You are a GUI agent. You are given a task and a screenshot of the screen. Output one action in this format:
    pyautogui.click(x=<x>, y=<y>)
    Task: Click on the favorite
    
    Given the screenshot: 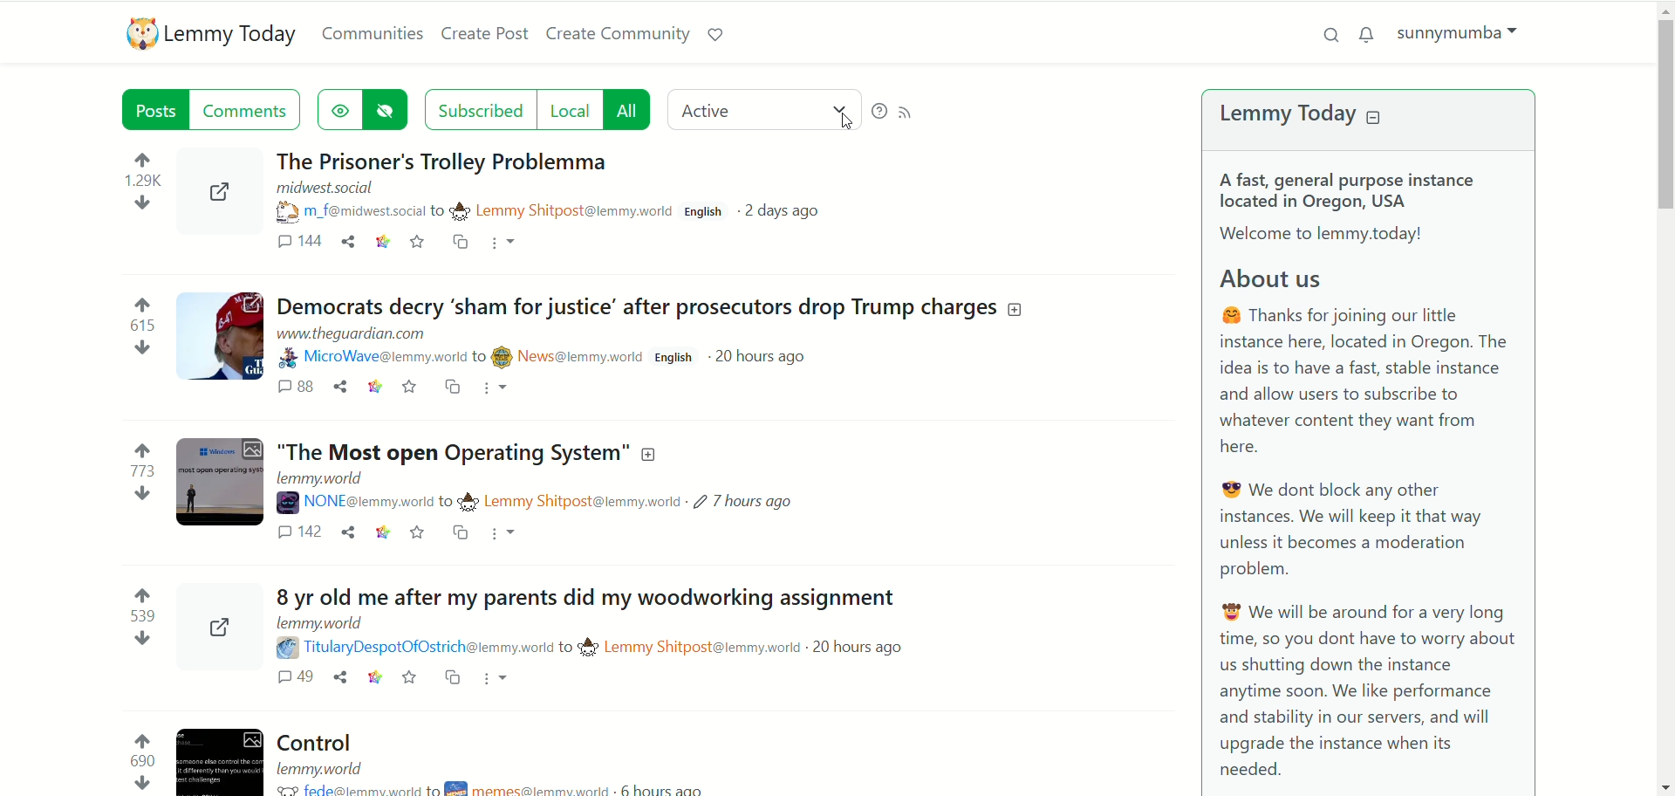 What is the action you would take?
    pyautogui.click(x=420, y=239)
    